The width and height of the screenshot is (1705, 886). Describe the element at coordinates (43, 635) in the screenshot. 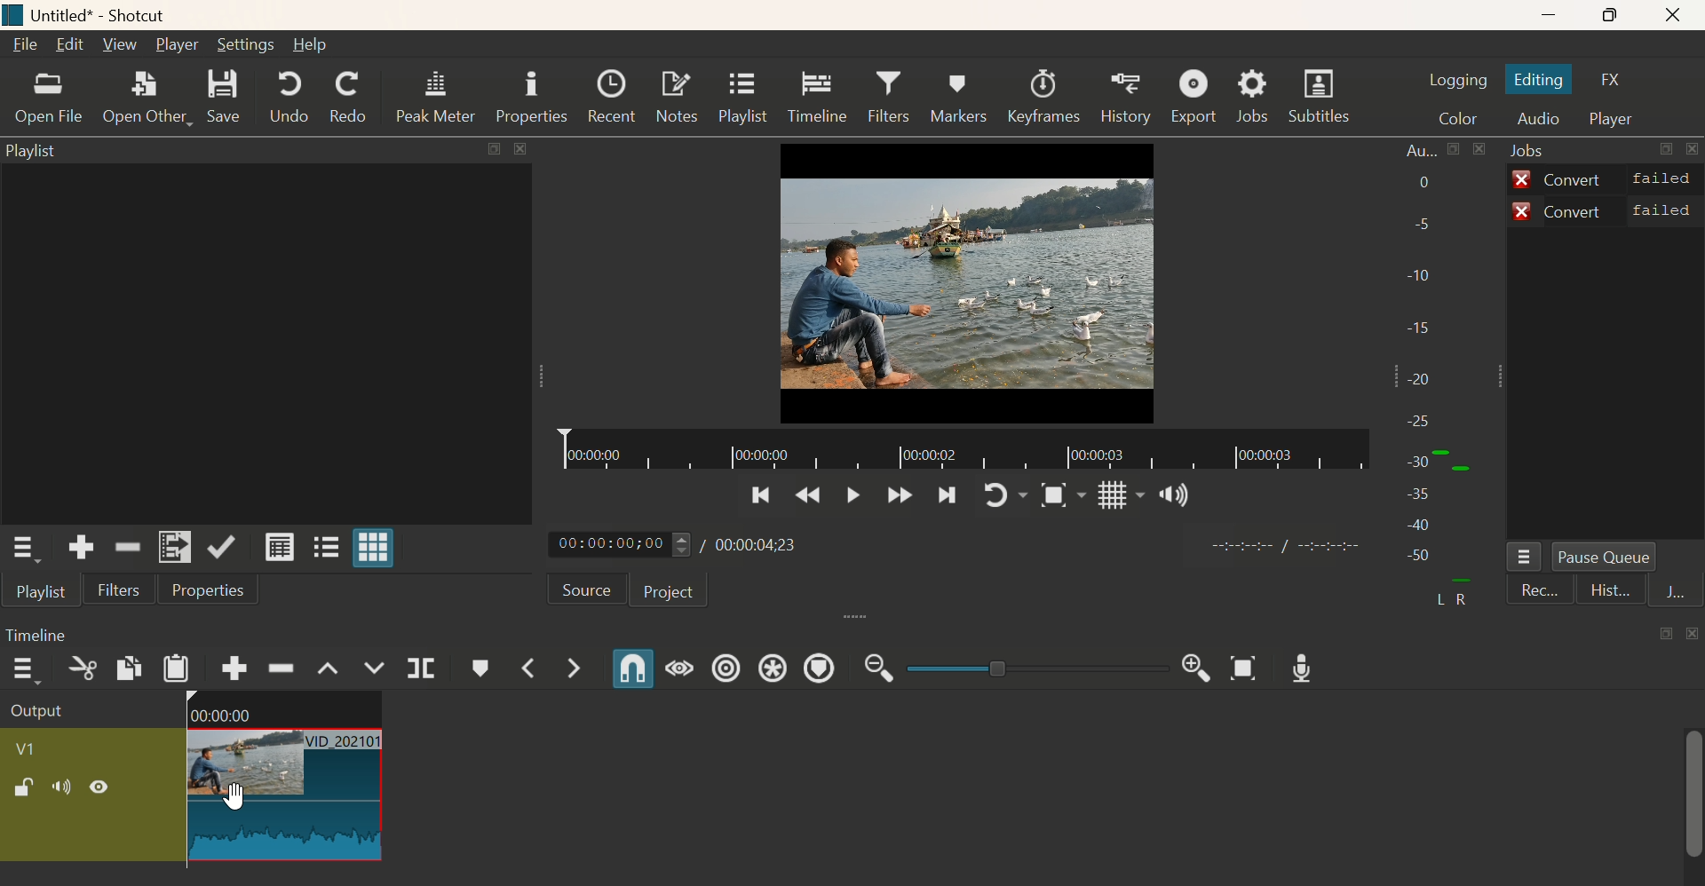

I see `Timeline` at that location.